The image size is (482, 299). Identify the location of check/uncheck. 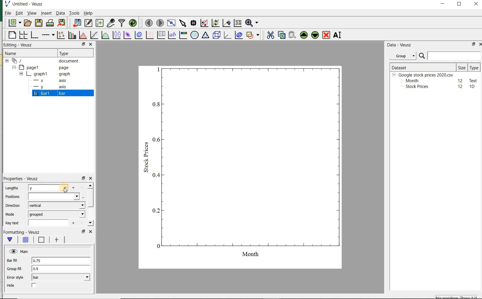
(34, 286).